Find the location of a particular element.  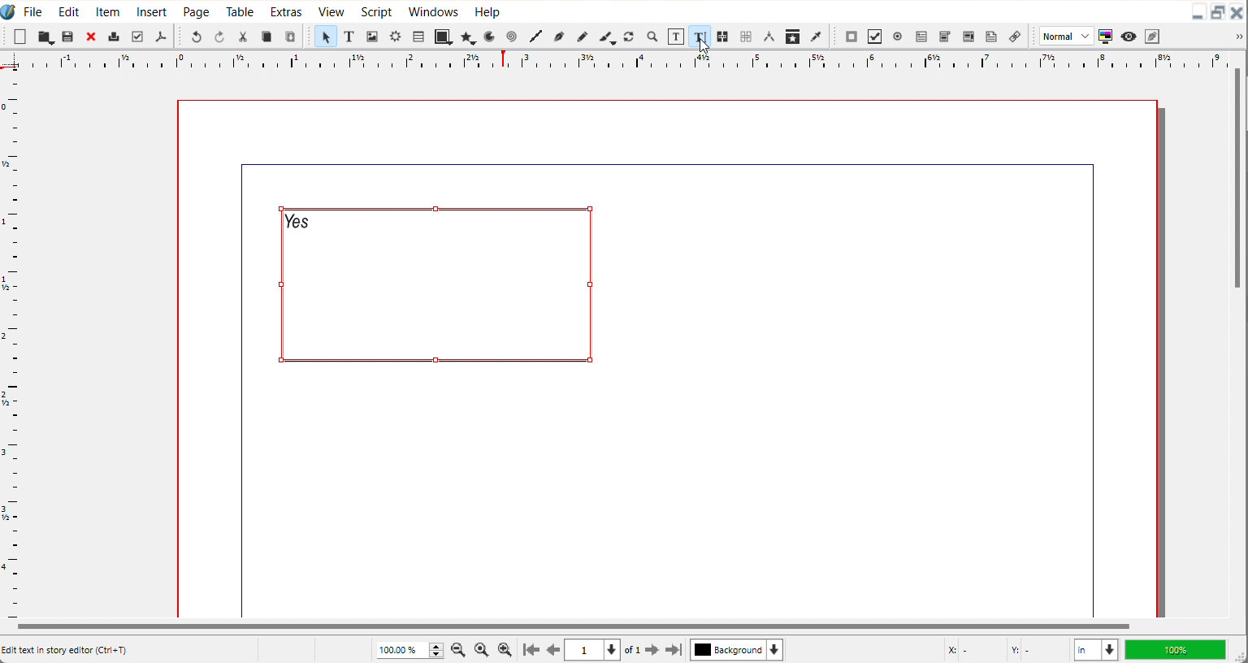

Edit Text is located at coordinates (700, 37).